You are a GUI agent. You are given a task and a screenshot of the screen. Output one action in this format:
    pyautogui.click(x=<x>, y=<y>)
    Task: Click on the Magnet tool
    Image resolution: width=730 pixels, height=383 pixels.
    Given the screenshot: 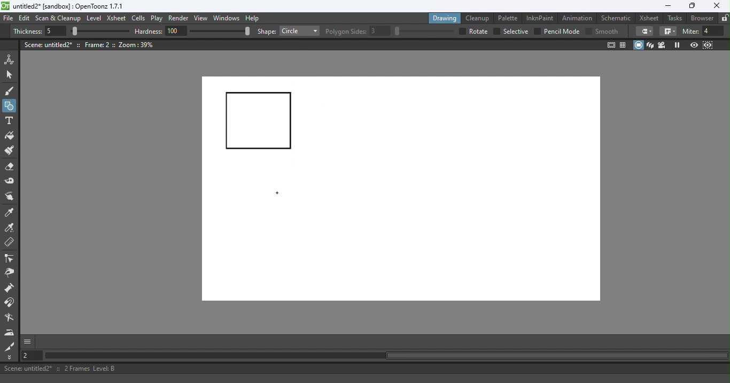 What is the action you would take?
    pyautogui.click(x=10, y=289)
    